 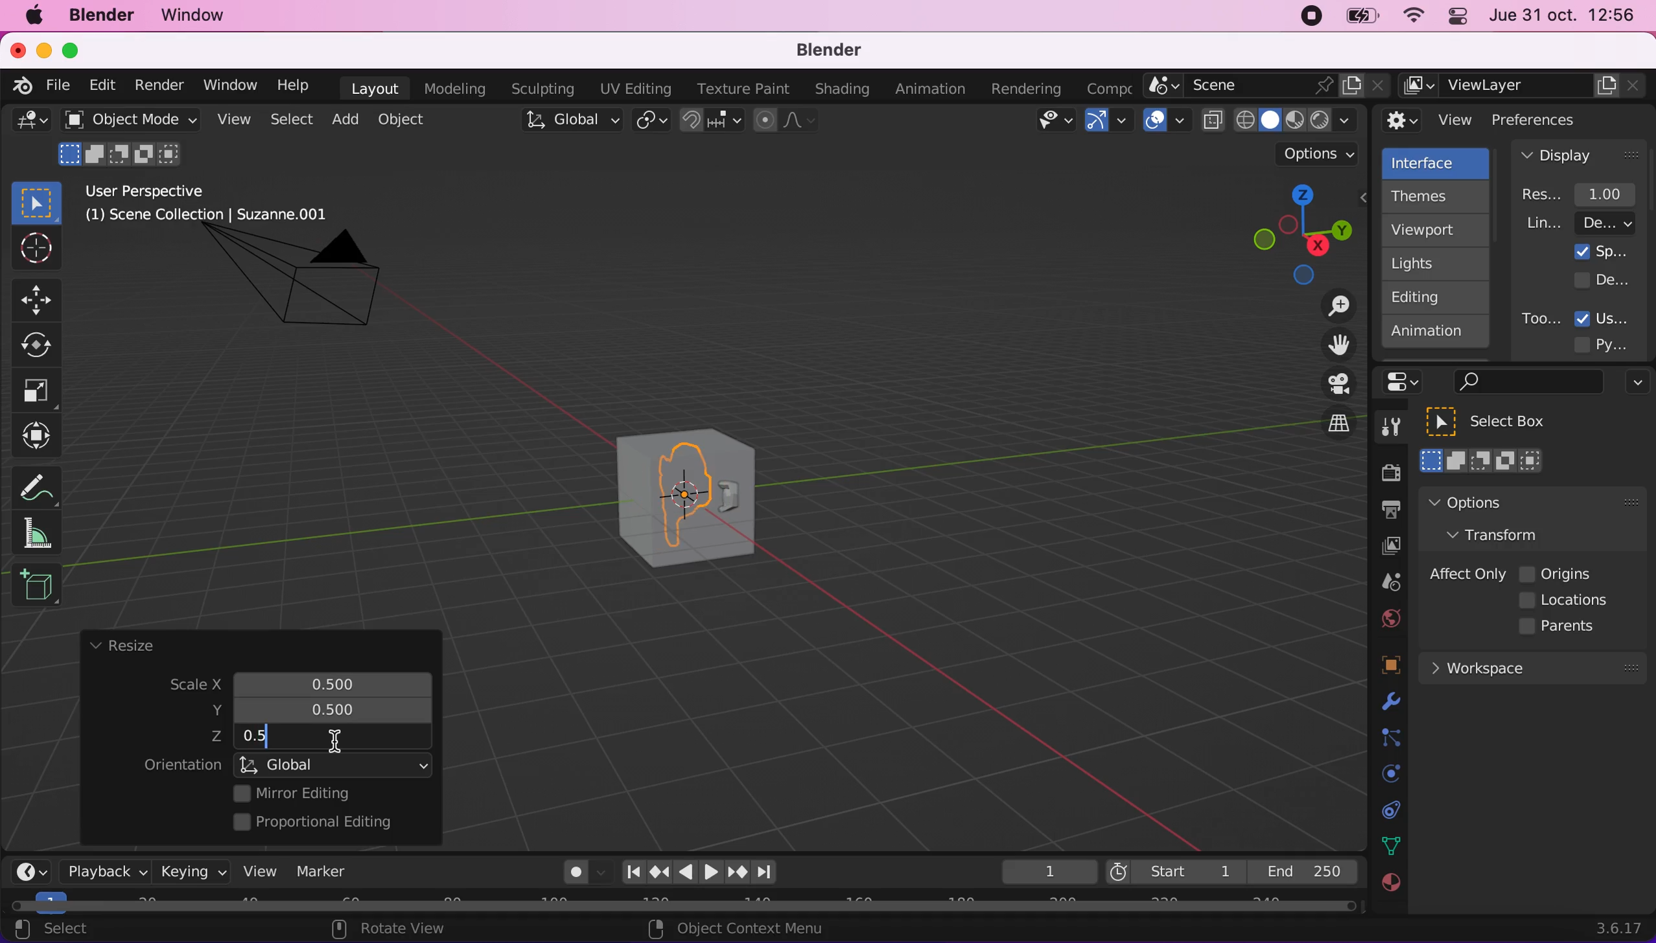 What do you see at coordinates (183, 686) in the screenshot?
I see `scale` at bounding box center [183, 686].